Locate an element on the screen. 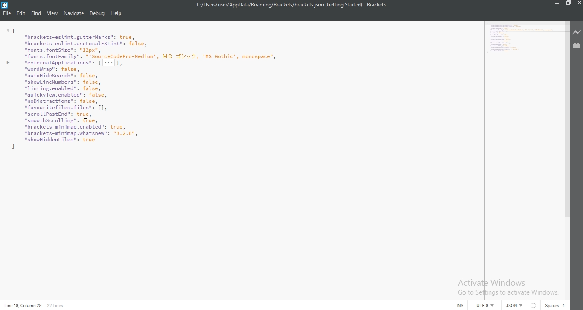 This screenshot has width=583, height=310. UTF-8 is located at coordinates (487, 306).